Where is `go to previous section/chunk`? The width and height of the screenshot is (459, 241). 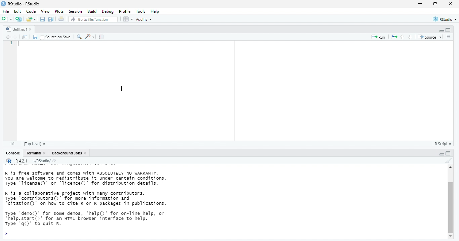 go to previous section/chunk is located at coordinates (403, 36).